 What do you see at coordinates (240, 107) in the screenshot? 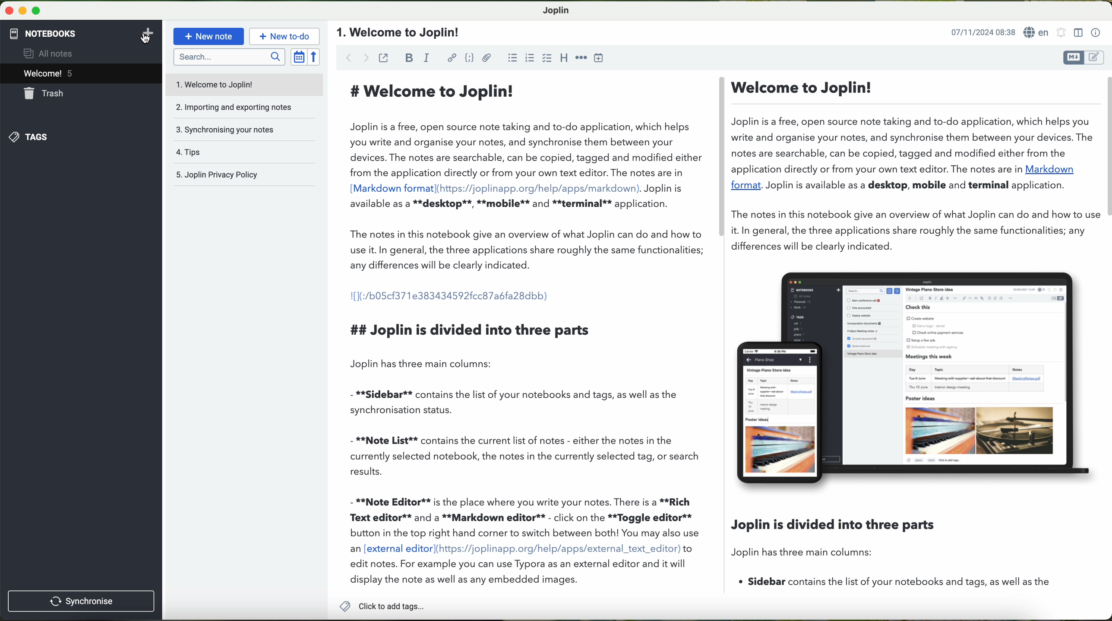
I see `importing and exporting notes` at bounding box center [240, 107].